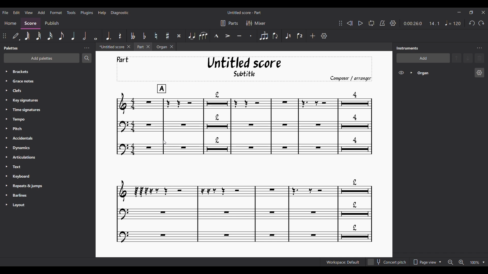 This screenshot has width=488, height=274. I want to click on Add, so click(313, 36).